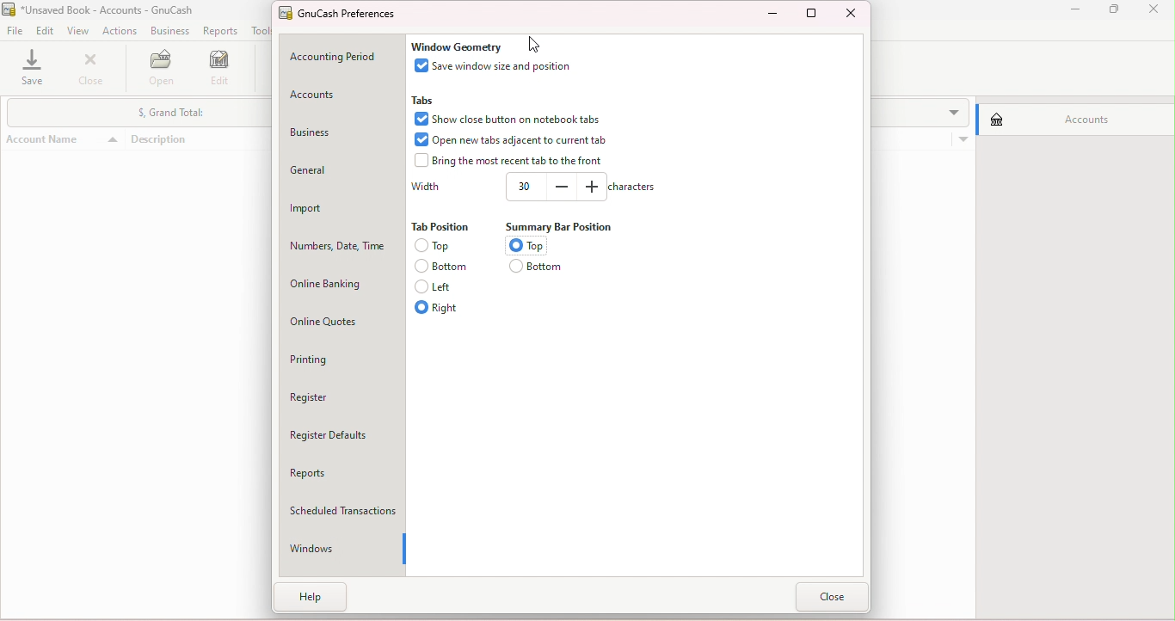 The height and width of the screenshot is (621, 1175). I want to click on Business, so click(339, 129).